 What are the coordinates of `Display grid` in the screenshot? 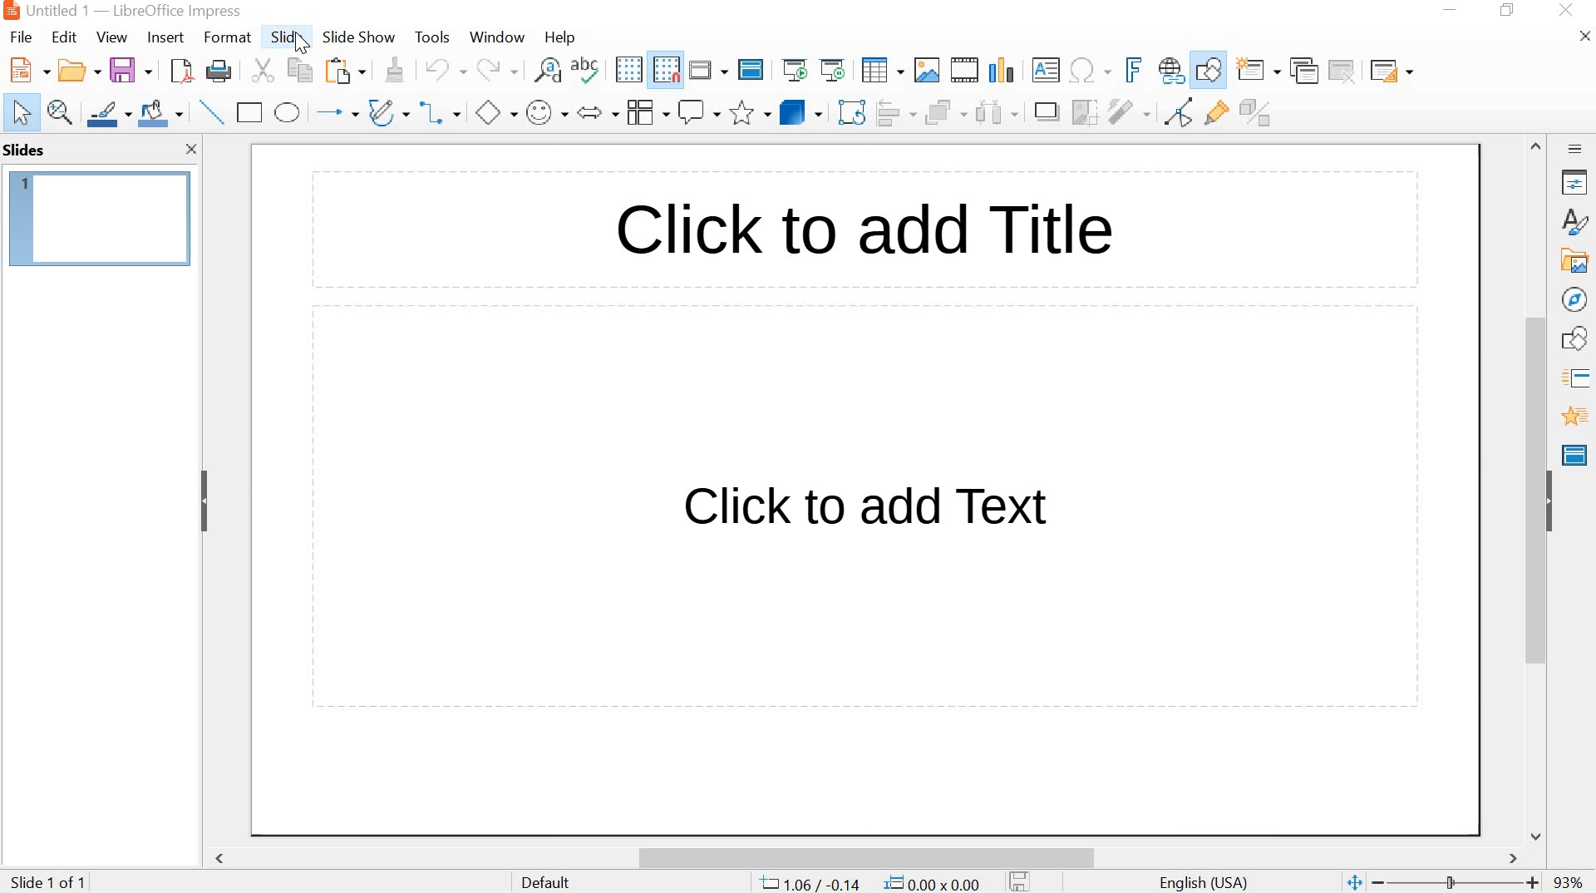 It's located at (628, 71).